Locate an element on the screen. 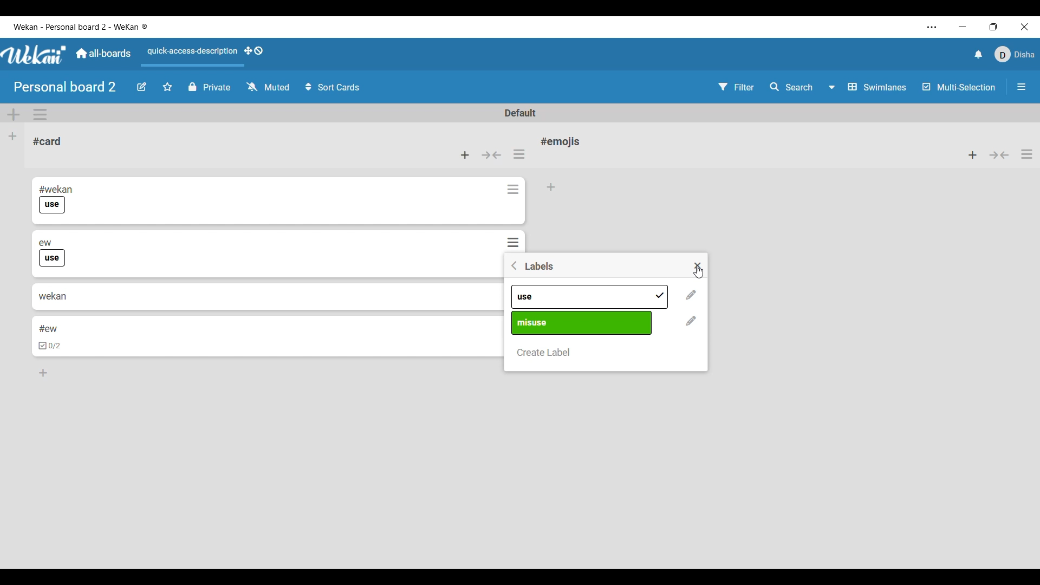 The height and width of the screenshot is (585, 1040). Go to common dashboard is located at coordinates (103, 53).